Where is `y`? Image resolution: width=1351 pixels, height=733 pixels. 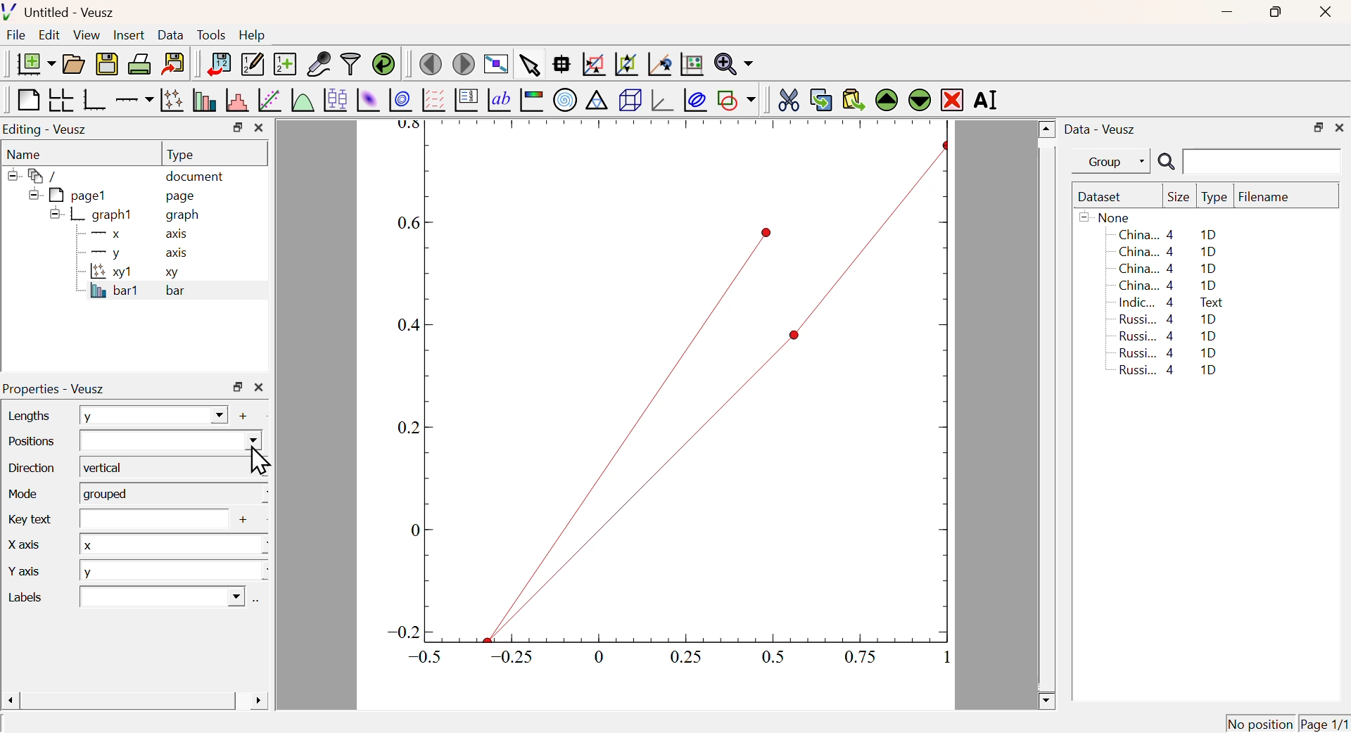
y is located at coordinates (175, 571).